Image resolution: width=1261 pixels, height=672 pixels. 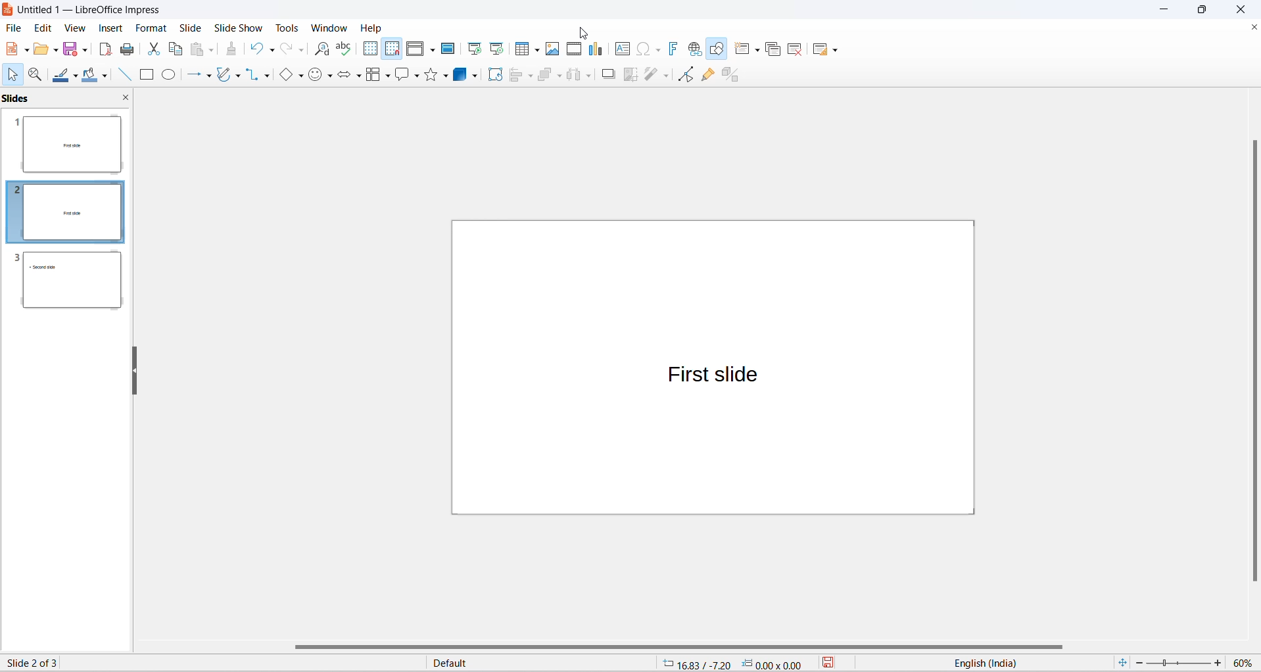 What do you see at coordinates (1224, 662) in the screenshot?
I see `increase zoom` at bounding box center [1224, 662].